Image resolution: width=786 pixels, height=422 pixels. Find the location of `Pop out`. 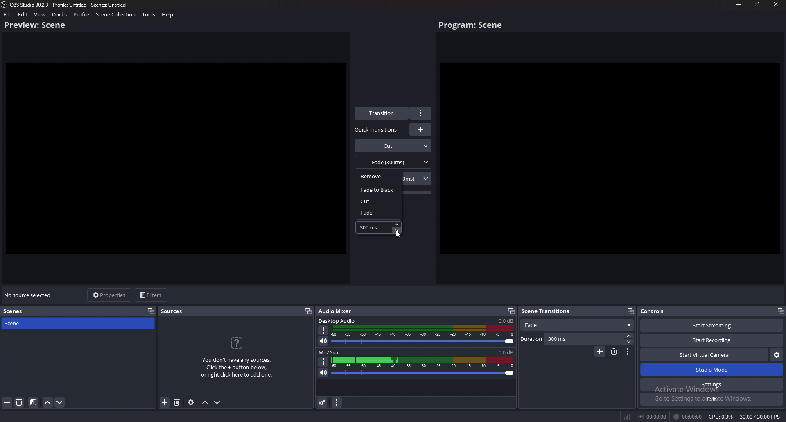

Pop out is located at coordinates (511, 311).